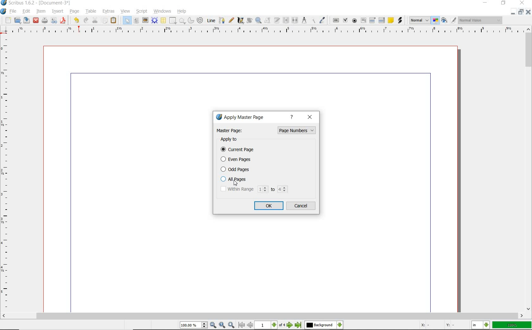 The image size is (532, 330). What do you see at coordinates (172, 21) in the screenshot?
I see `shape` at bounding box center [172, 21].